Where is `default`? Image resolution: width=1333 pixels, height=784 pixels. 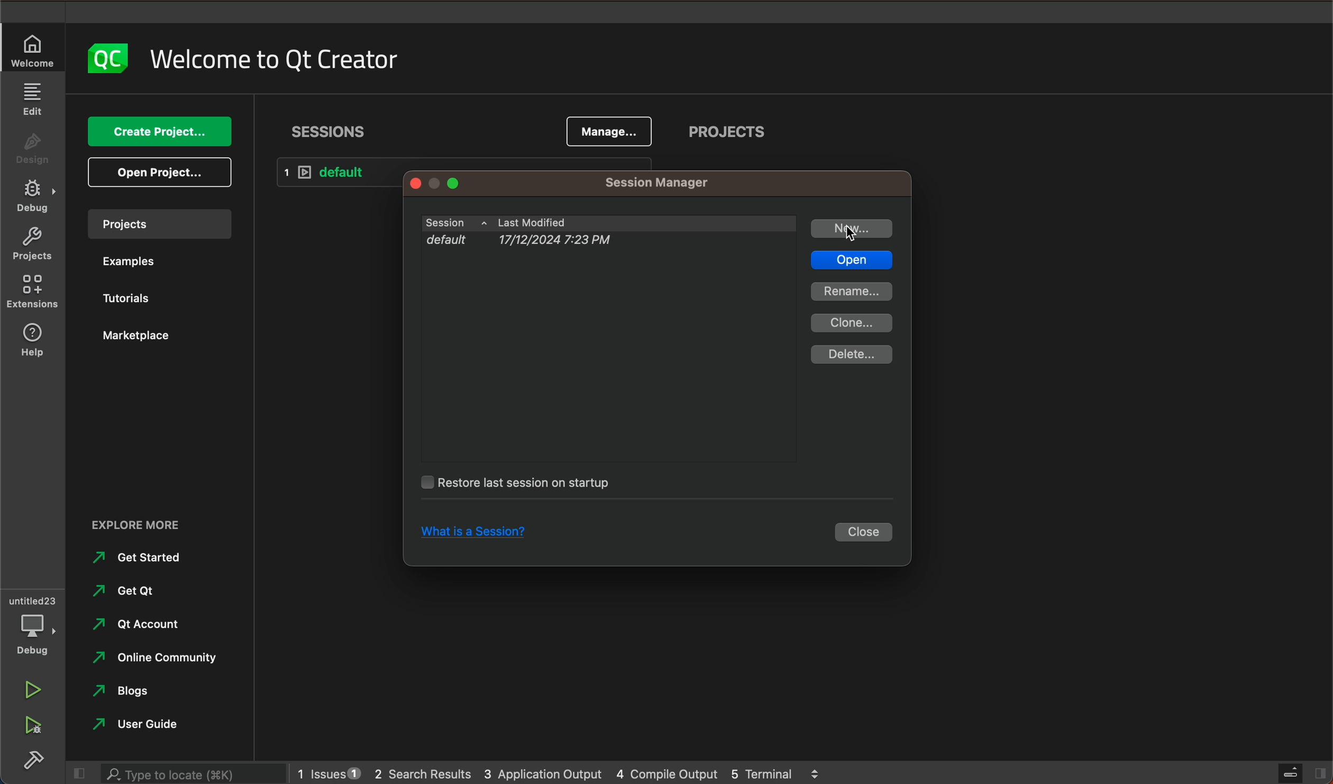
default is located at coordinates (340, 173).